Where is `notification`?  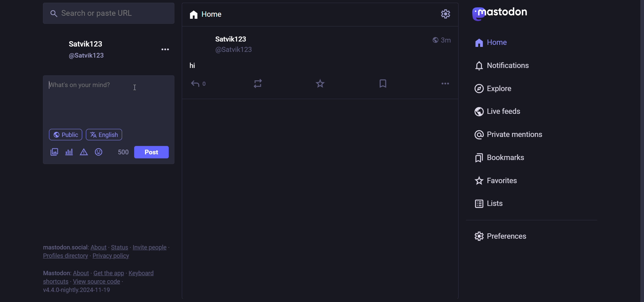 notification is located at coordinates (500, 66).